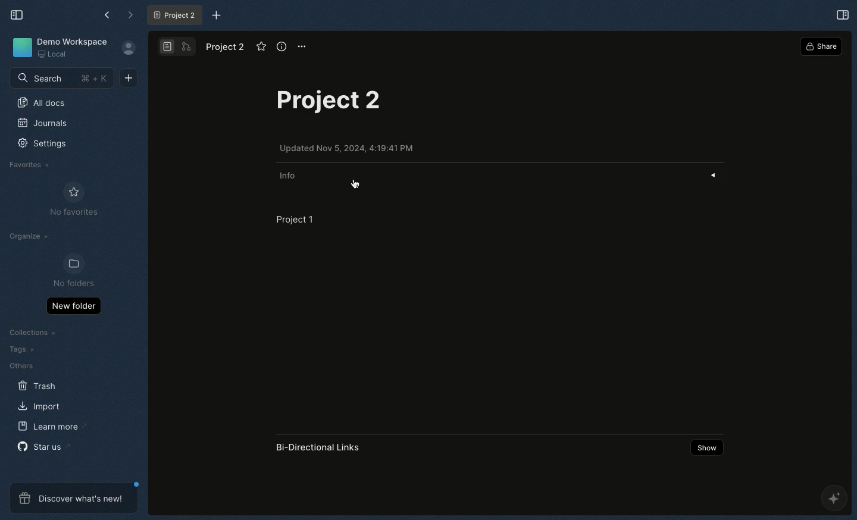  I want to click on Updated Nov 5, 2024, 4:19:41 PM, so click(349, 149).